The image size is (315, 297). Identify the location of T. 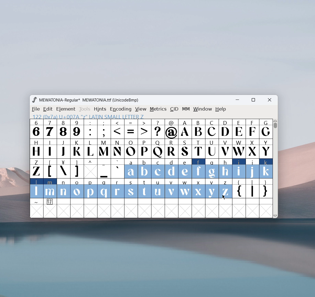
(199, 149).